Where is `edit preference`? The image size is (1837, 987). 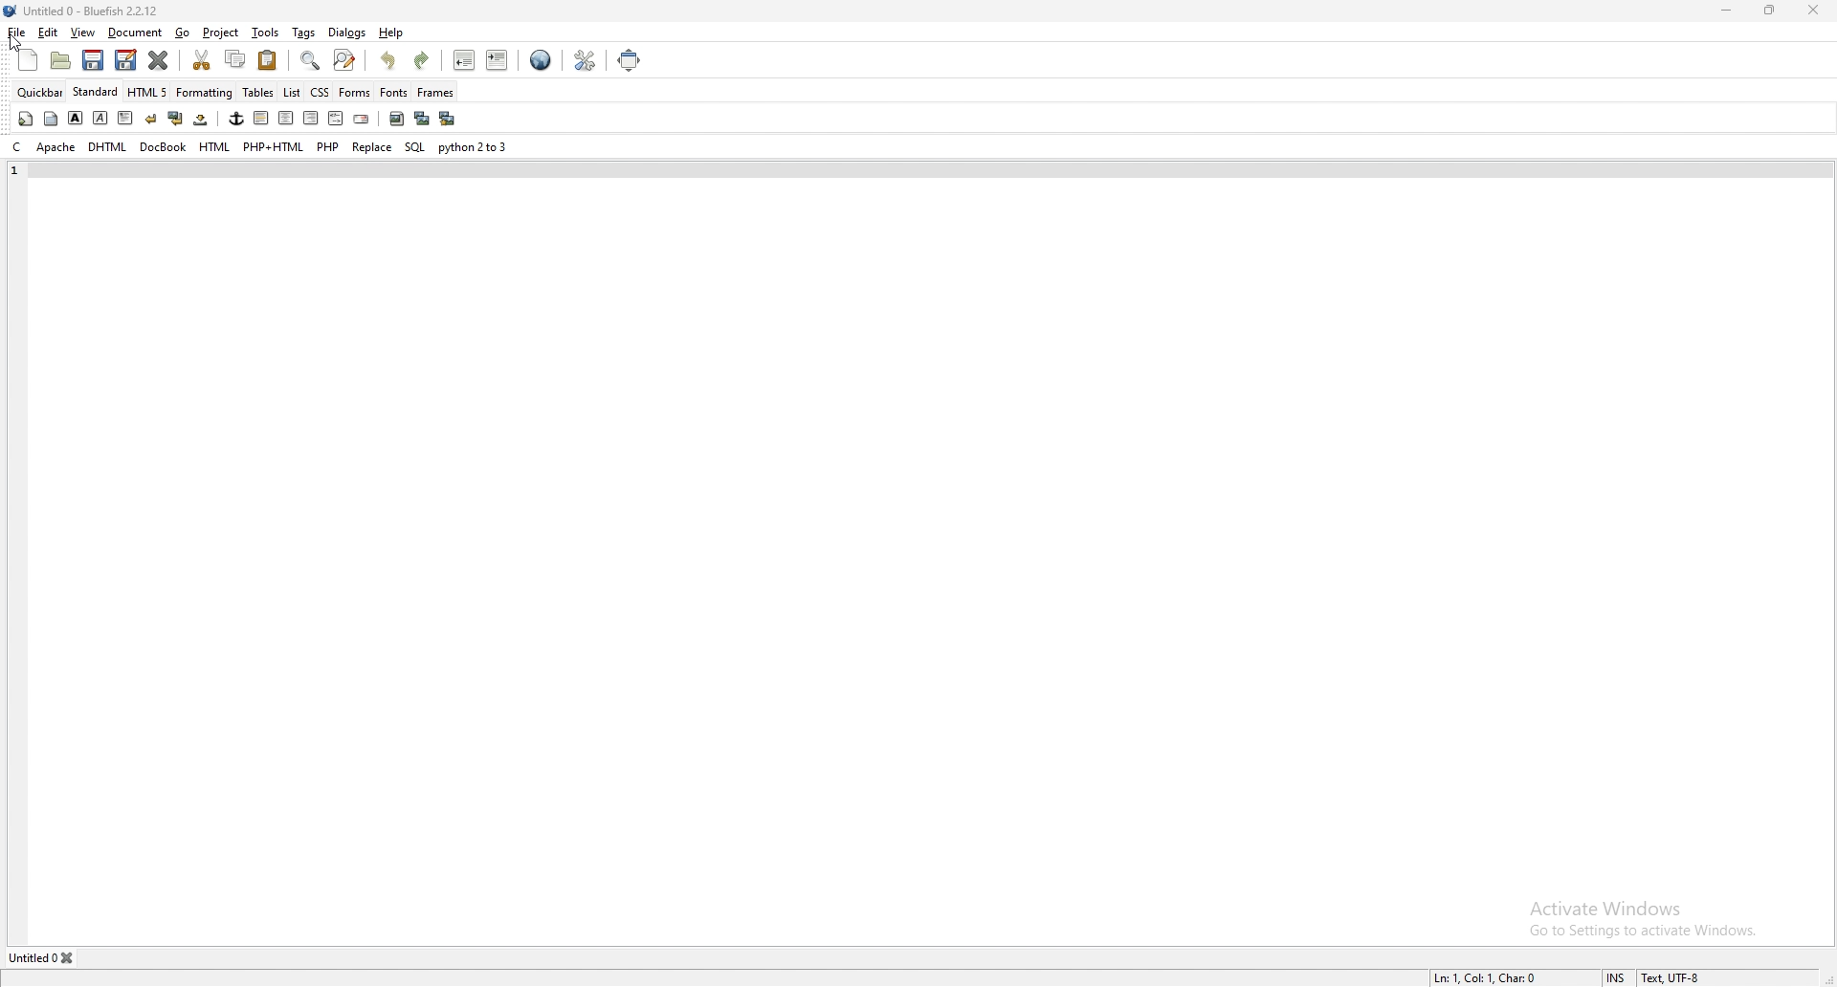 edit preference is located at coordinates (587, 59).